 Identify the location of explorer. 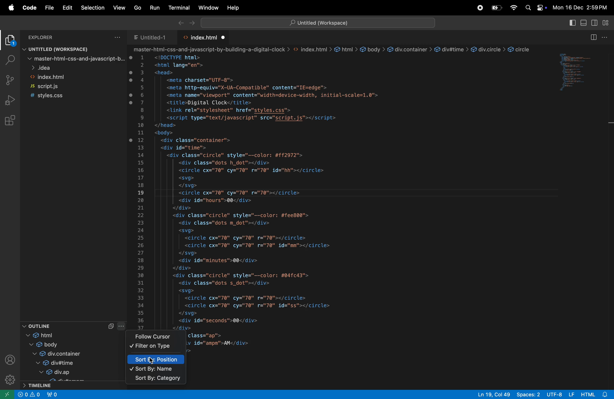
(45, 37).